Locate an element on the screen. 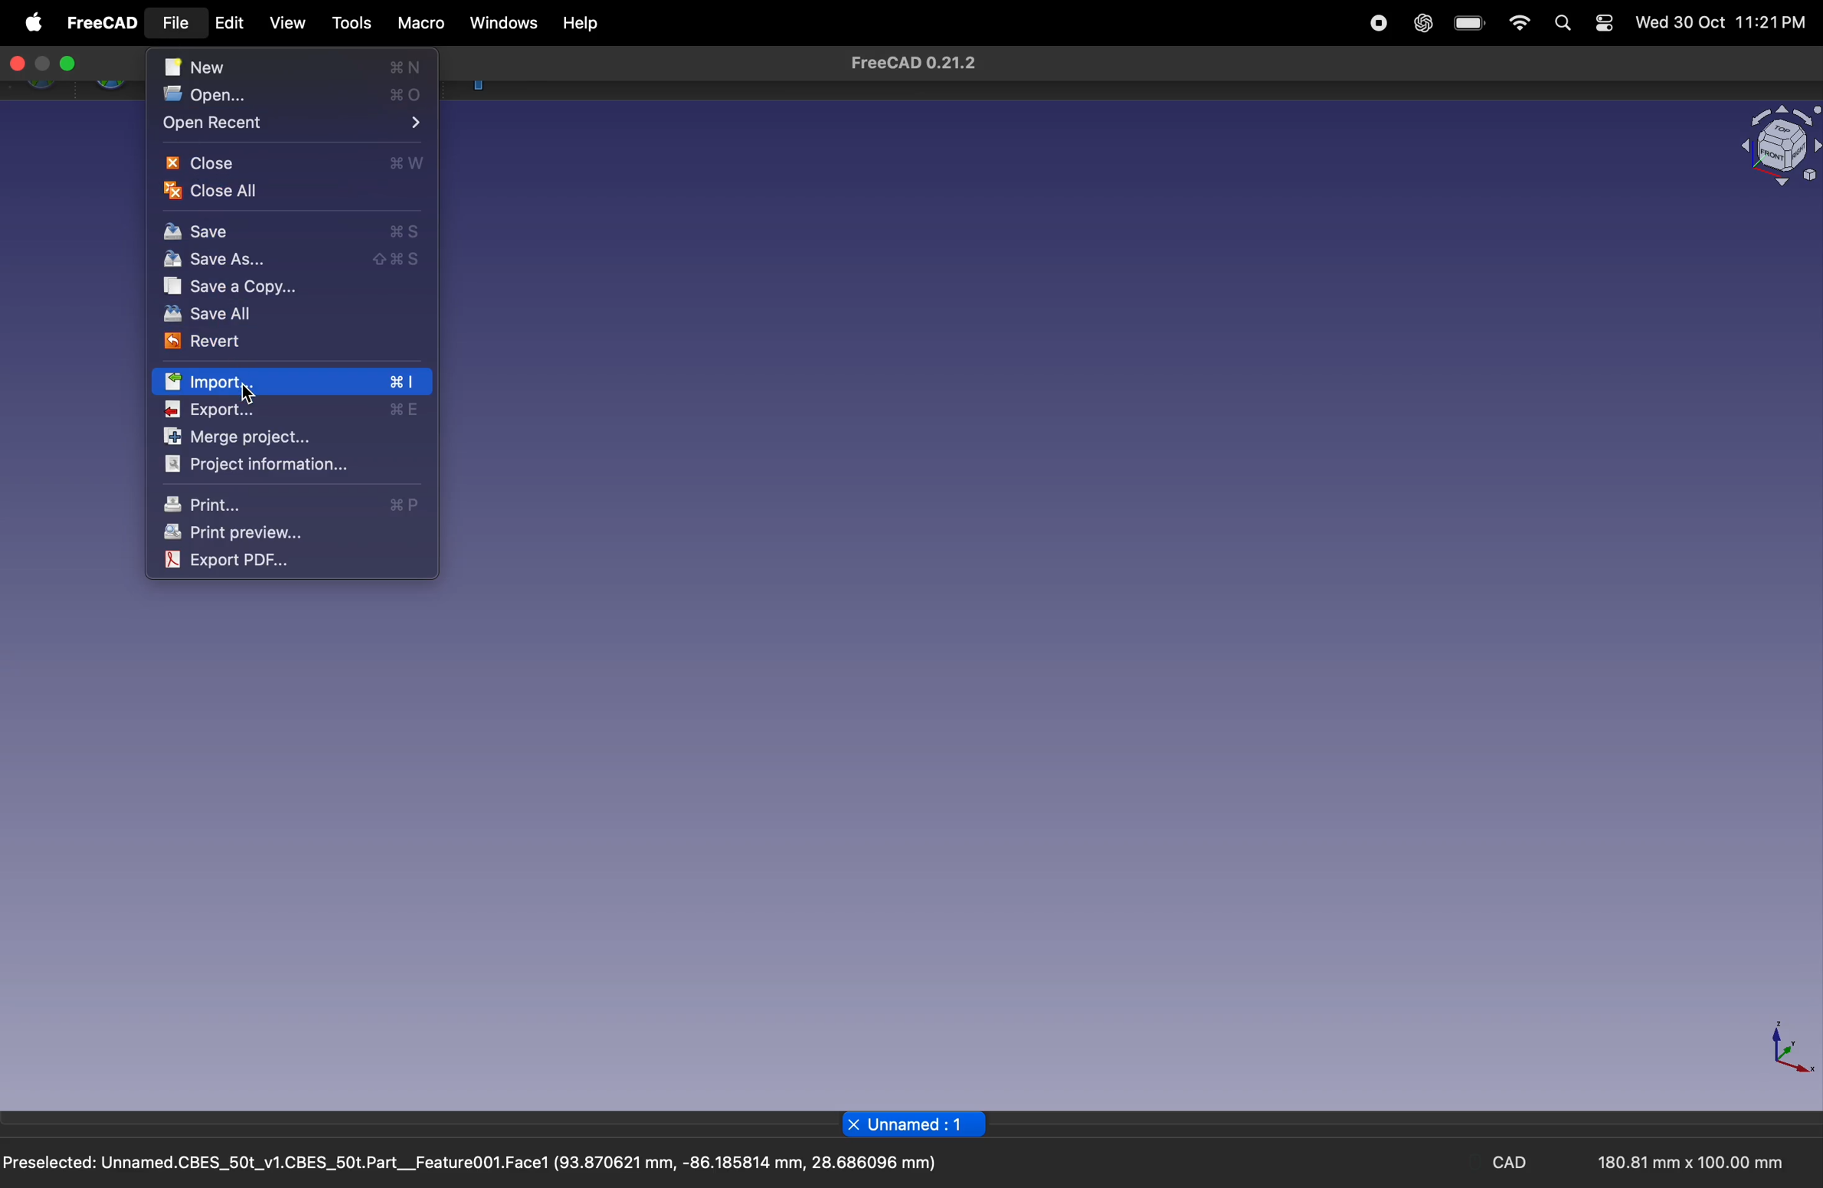 The height and width of the screenshot is (1188, 1823). chatgpt is located at coordinates (1419, 24).